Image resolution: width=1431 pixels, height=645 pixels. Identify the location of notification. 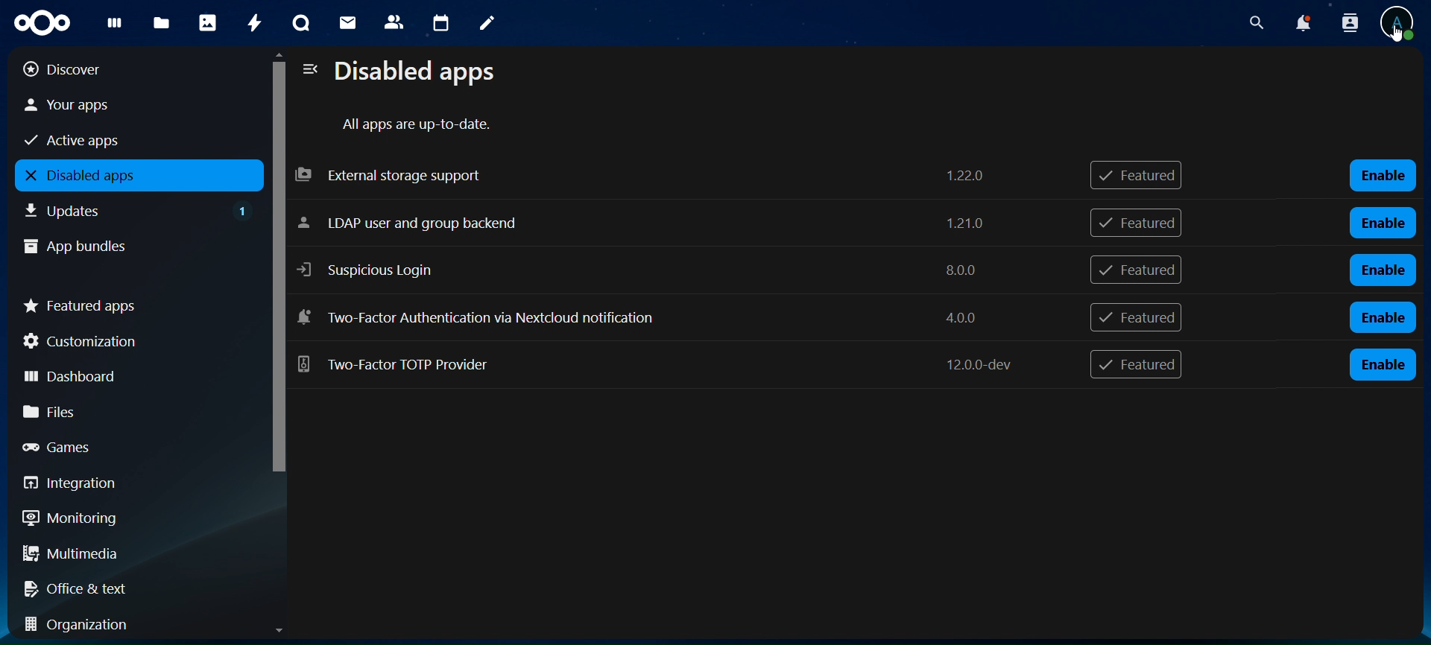
(1302, 24).